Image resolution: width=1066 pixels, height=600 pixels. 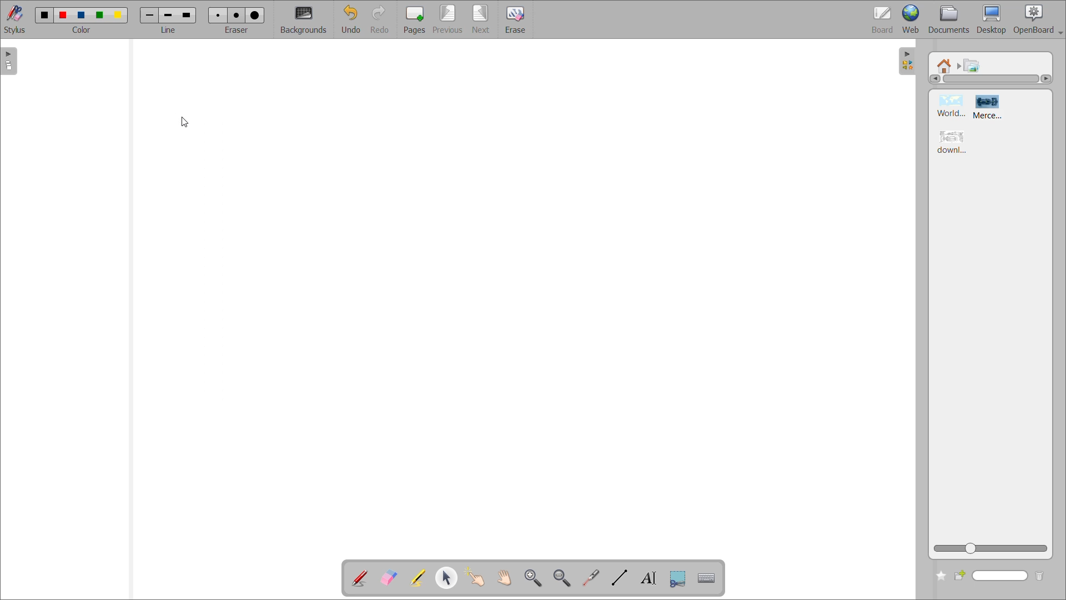 I want to click on pictures, so click(x=974, y=65).